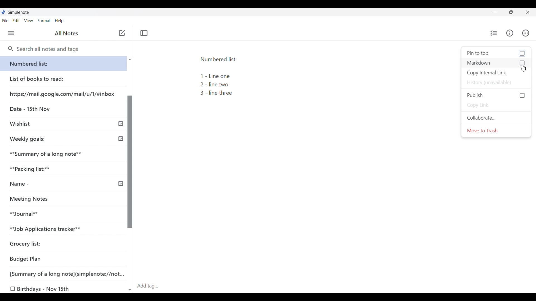  What do you see at coordinates (122, 33) in the screenshot?
I see `Add note` at bounding box center [122, 33].